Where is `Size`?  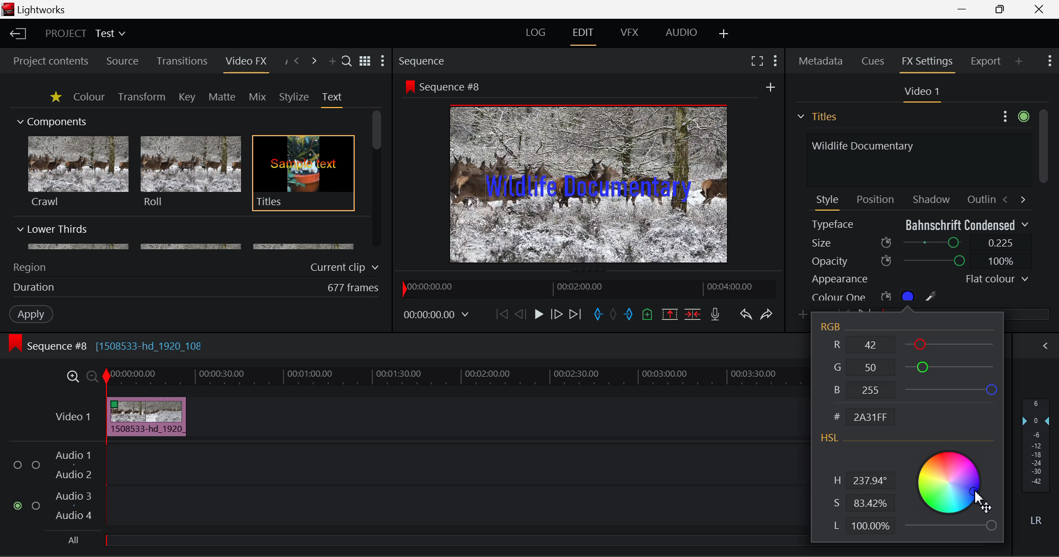 Size is located at coordinates (921, 242).